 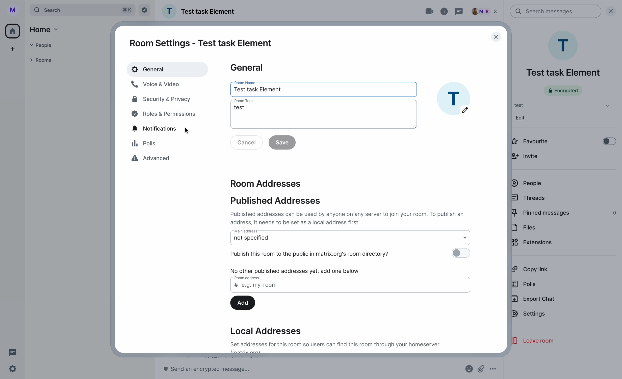 What do you see at coordinates (45, 30) in the screenshot?
I see `home` at bounding box center [45, 30].